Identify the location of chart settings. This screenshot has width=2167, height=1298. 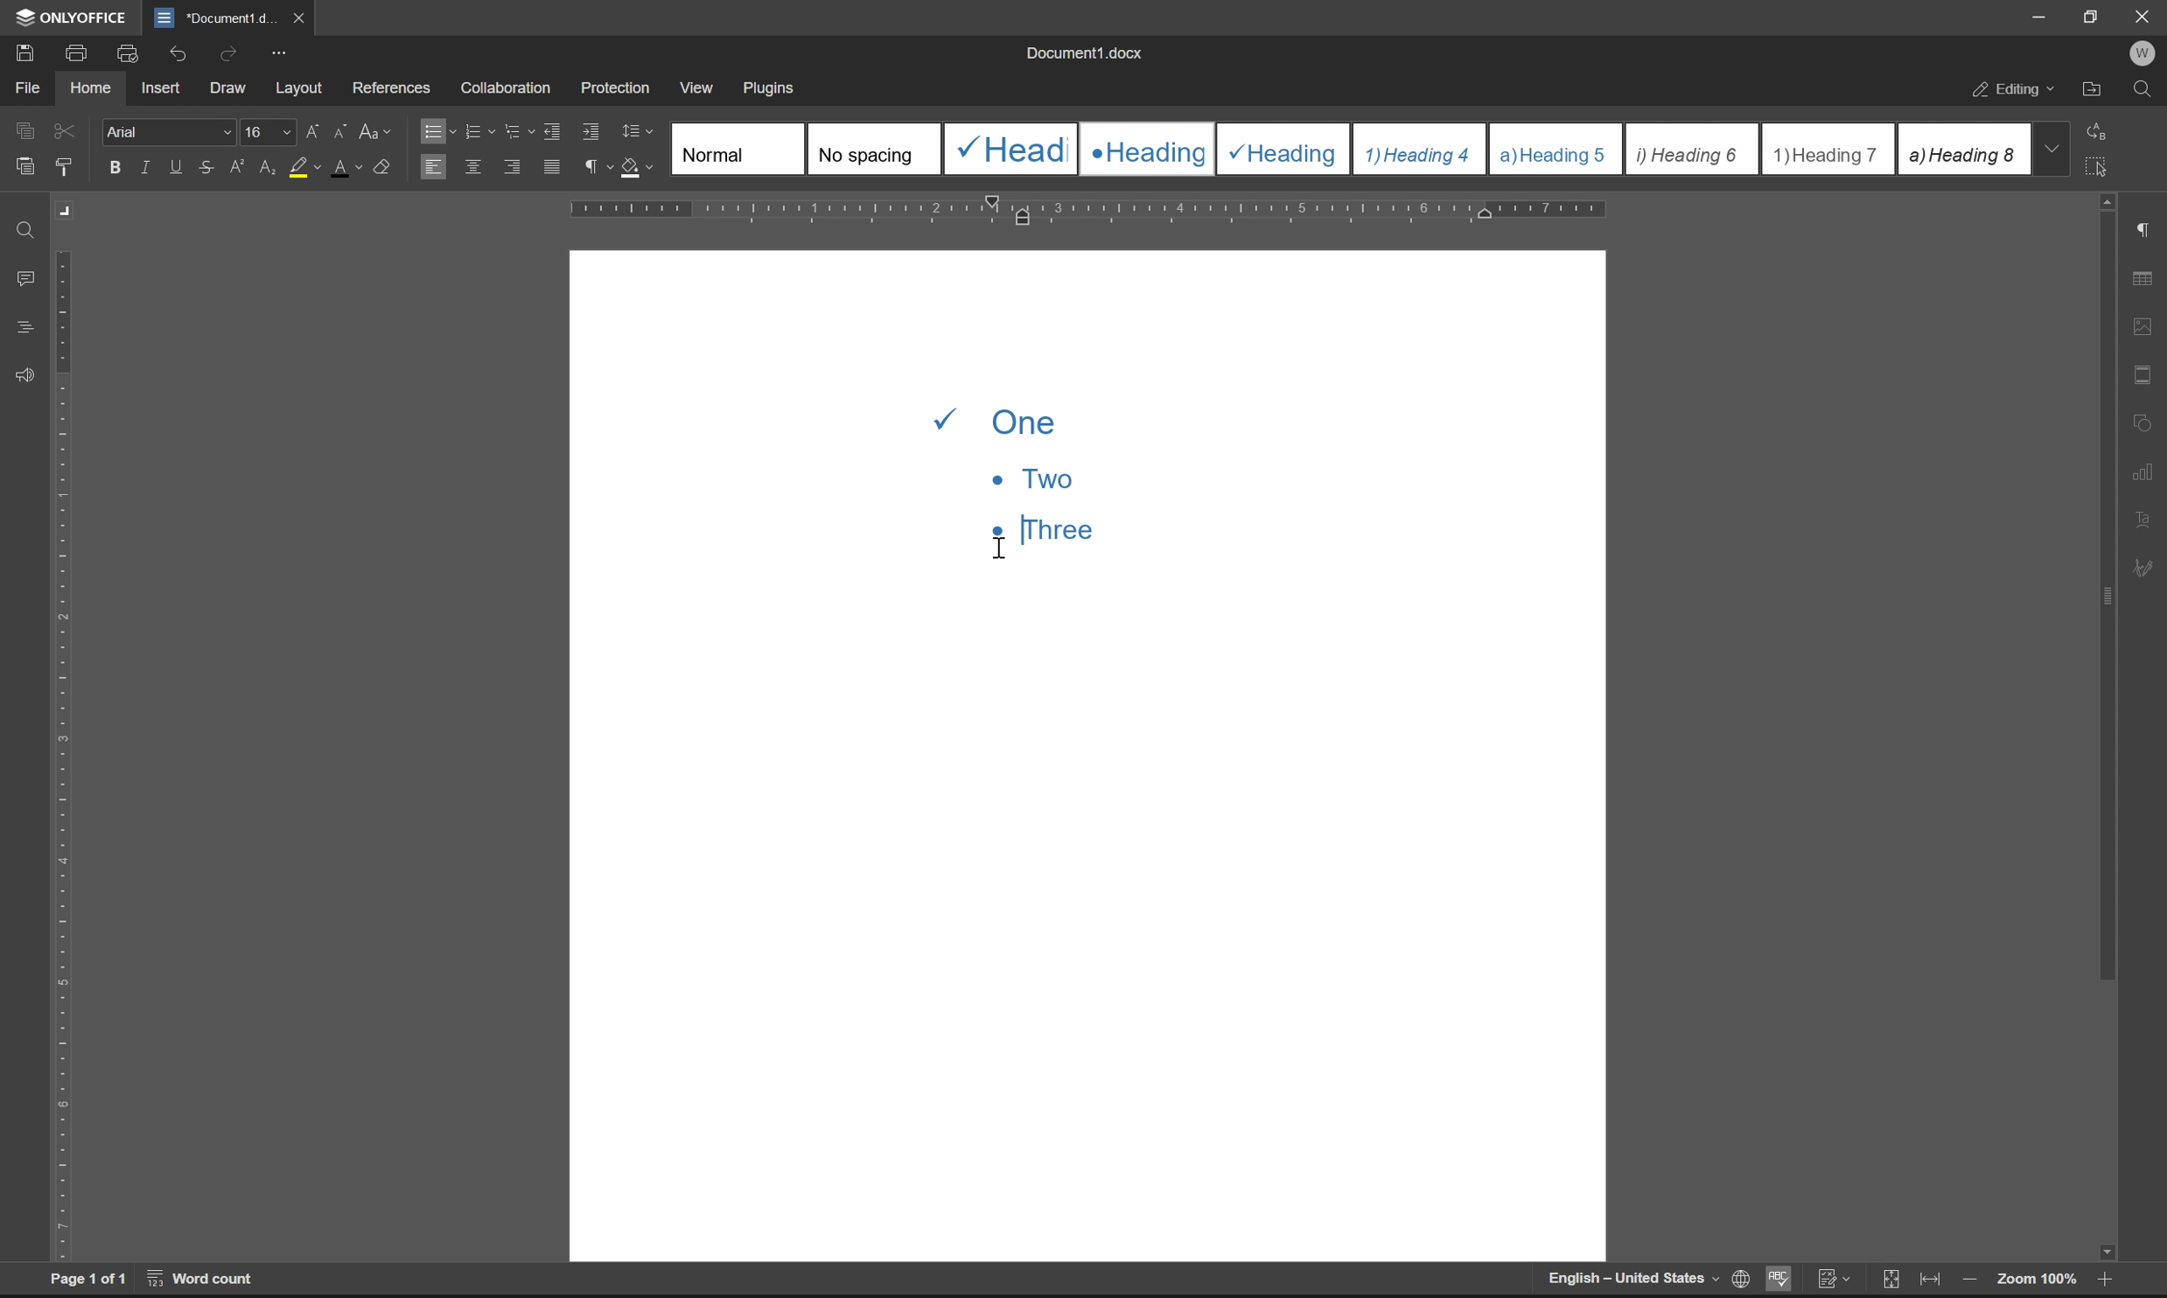
(2144, 467).